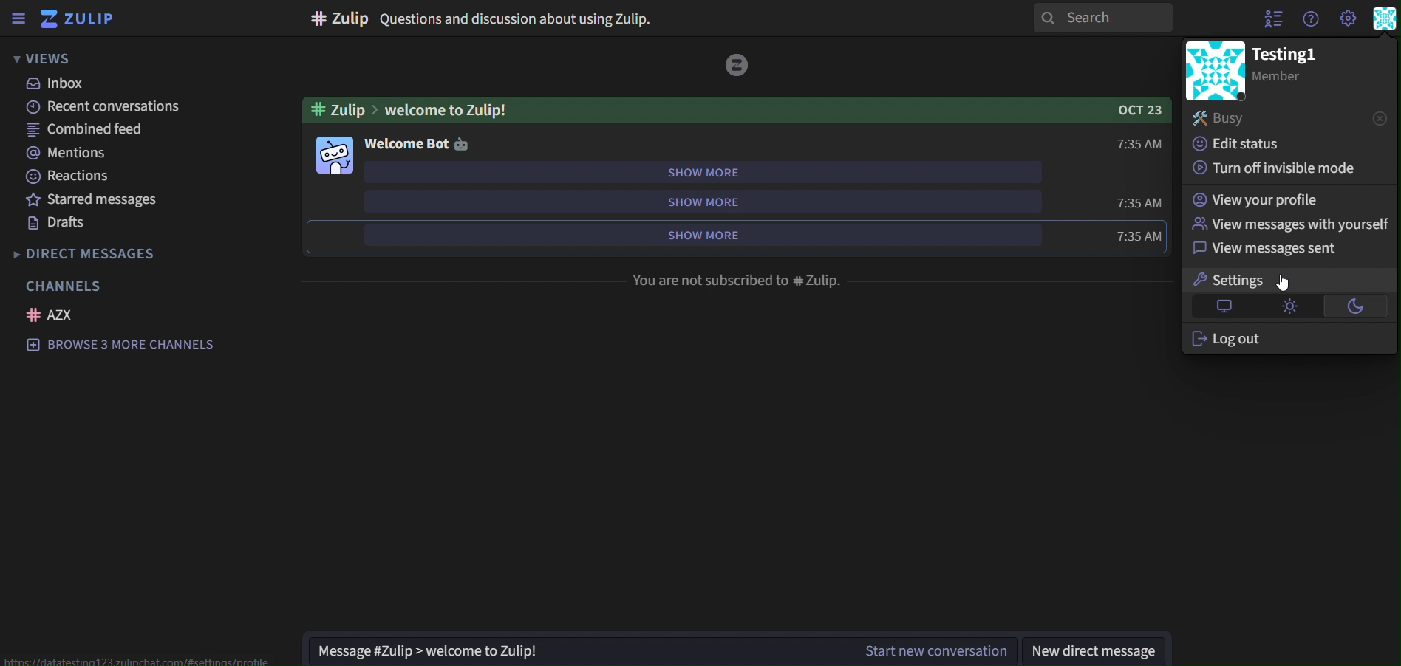  Describe the element at coordinates (1289, 78) in the screenshot. I see `member` at that location.